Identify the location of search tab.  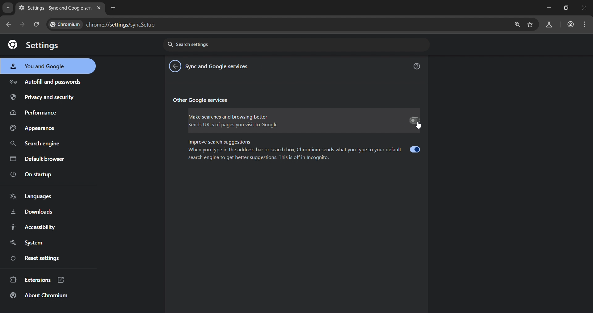
(8, 8).